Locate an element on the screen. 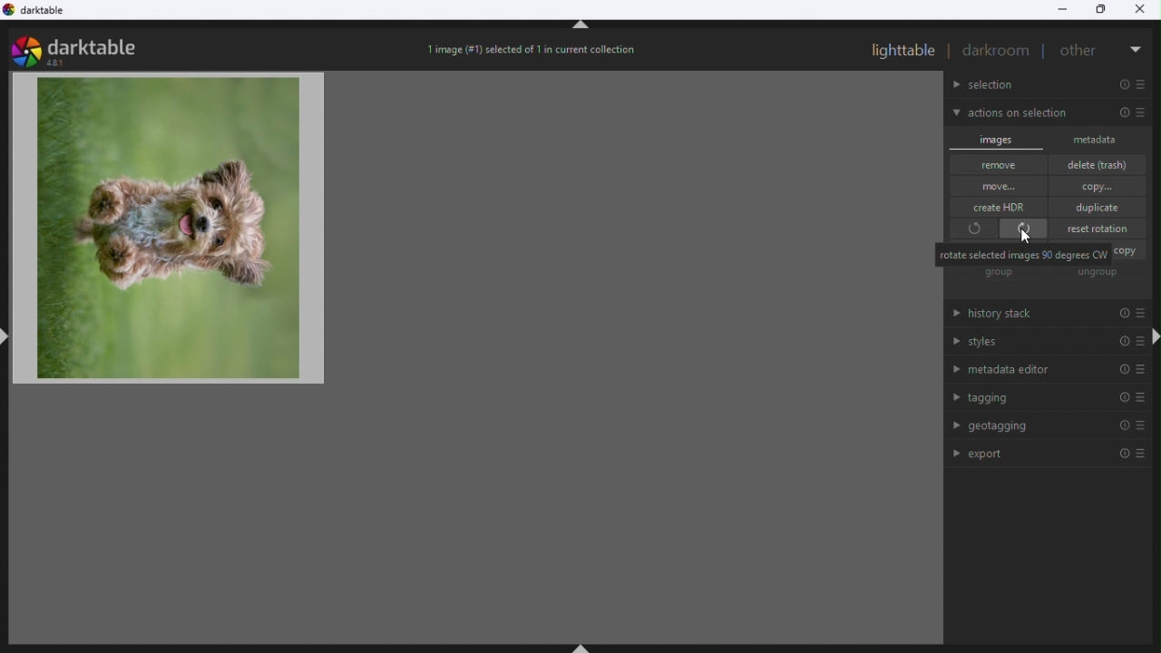 The width and height of the screenshot is (1161, 653). shift+ctrl+b is located at coordinates (584, 646).